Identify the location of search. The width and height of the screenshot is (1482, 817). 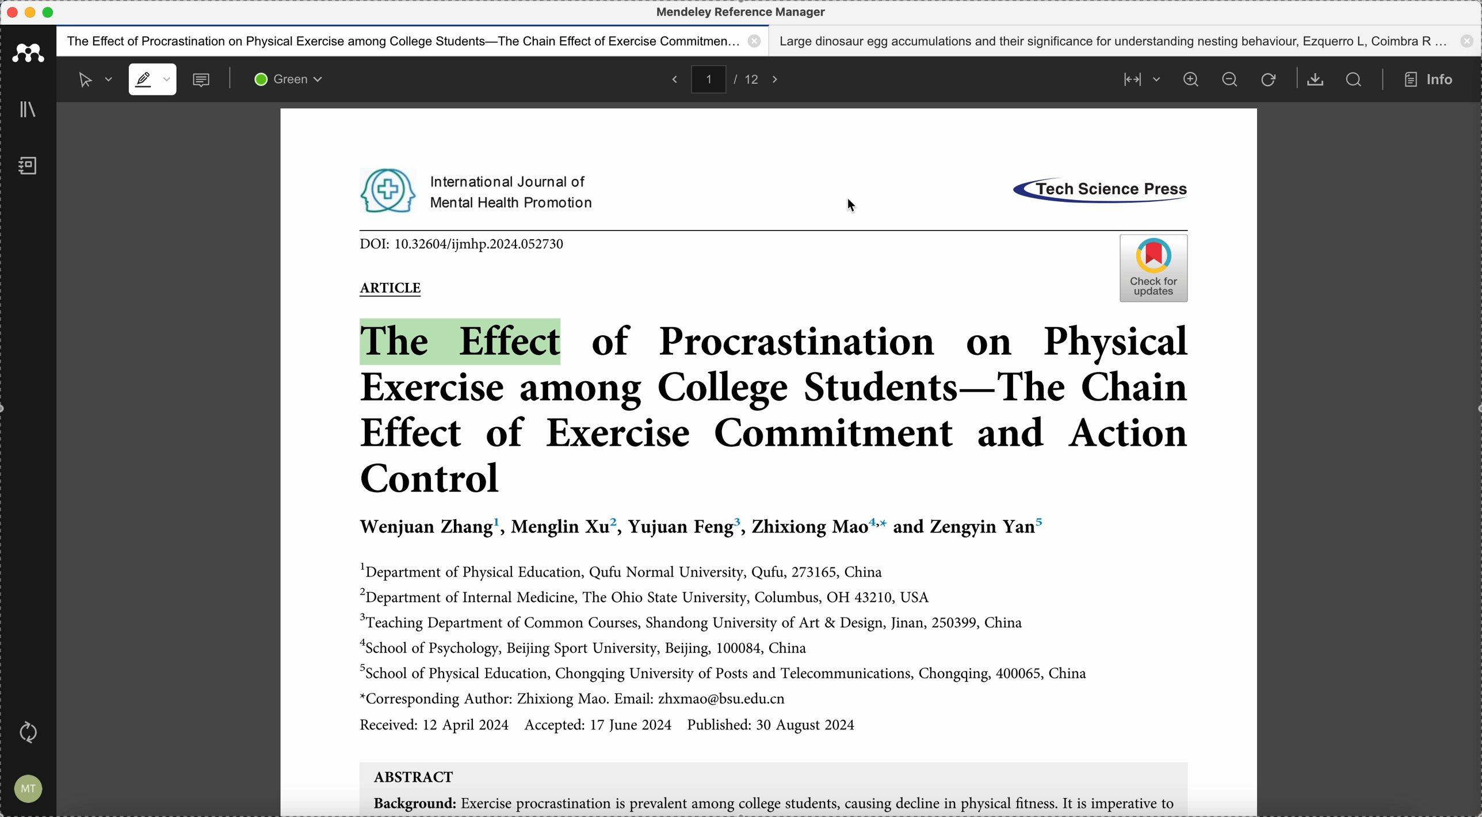
(1354, 79).